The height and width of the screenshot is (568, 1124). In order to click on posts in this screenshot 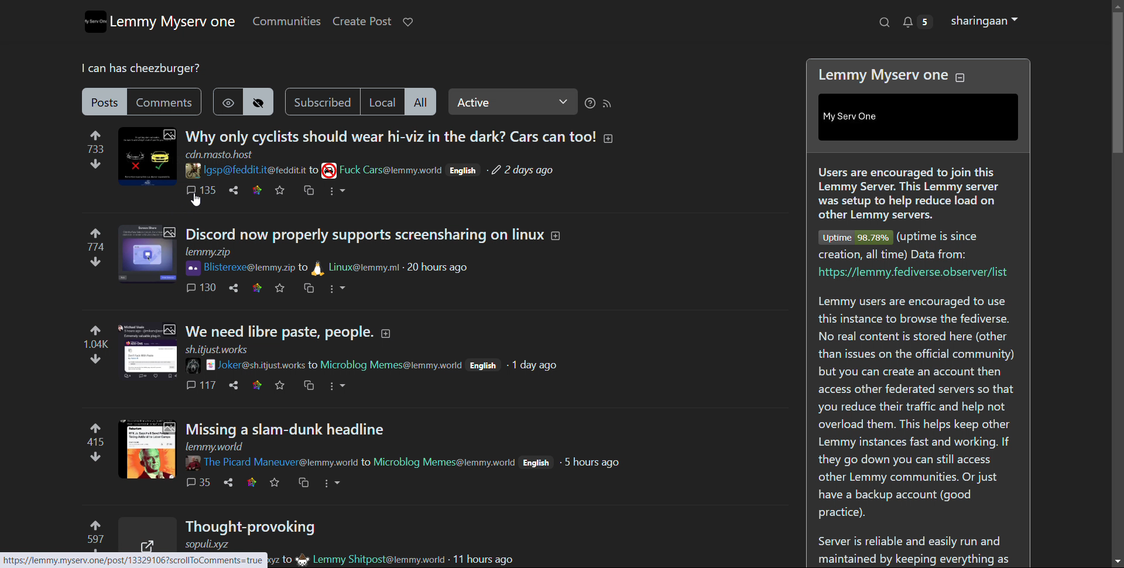, I will do `click(102, 101)`.